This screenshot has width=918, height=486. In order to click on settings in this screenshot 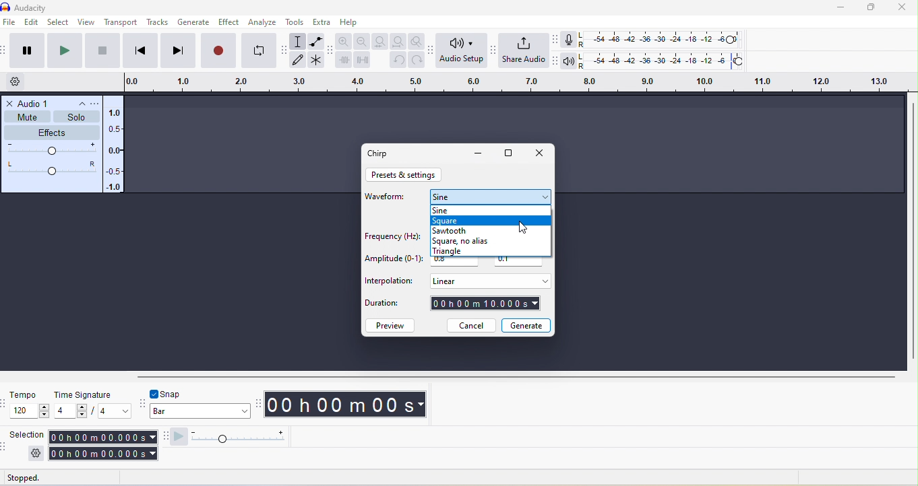, I will do `click(36, 453)`.